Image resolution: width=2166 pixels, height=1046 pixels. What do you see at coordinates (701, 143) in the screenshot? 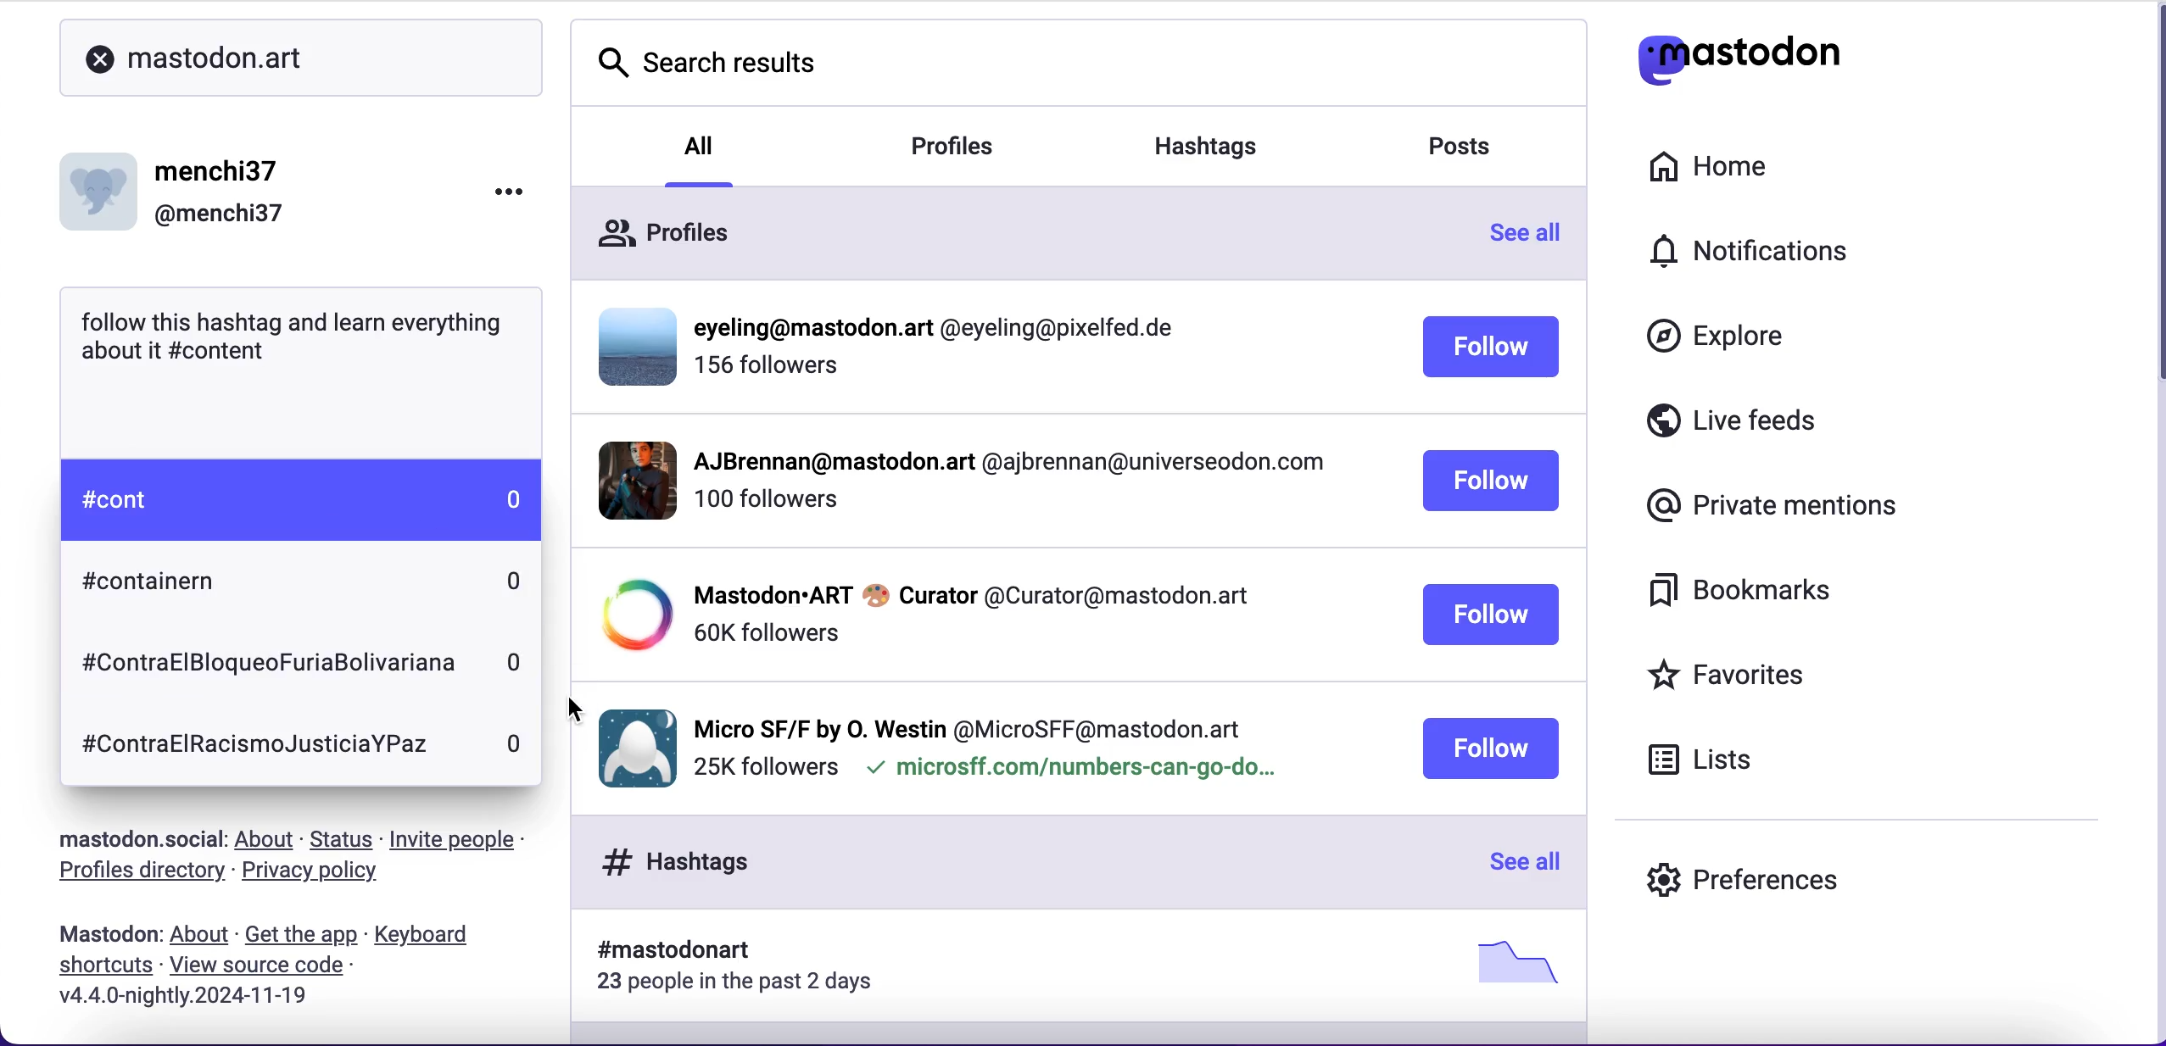
I see `all` at bounding box center [701, 143].